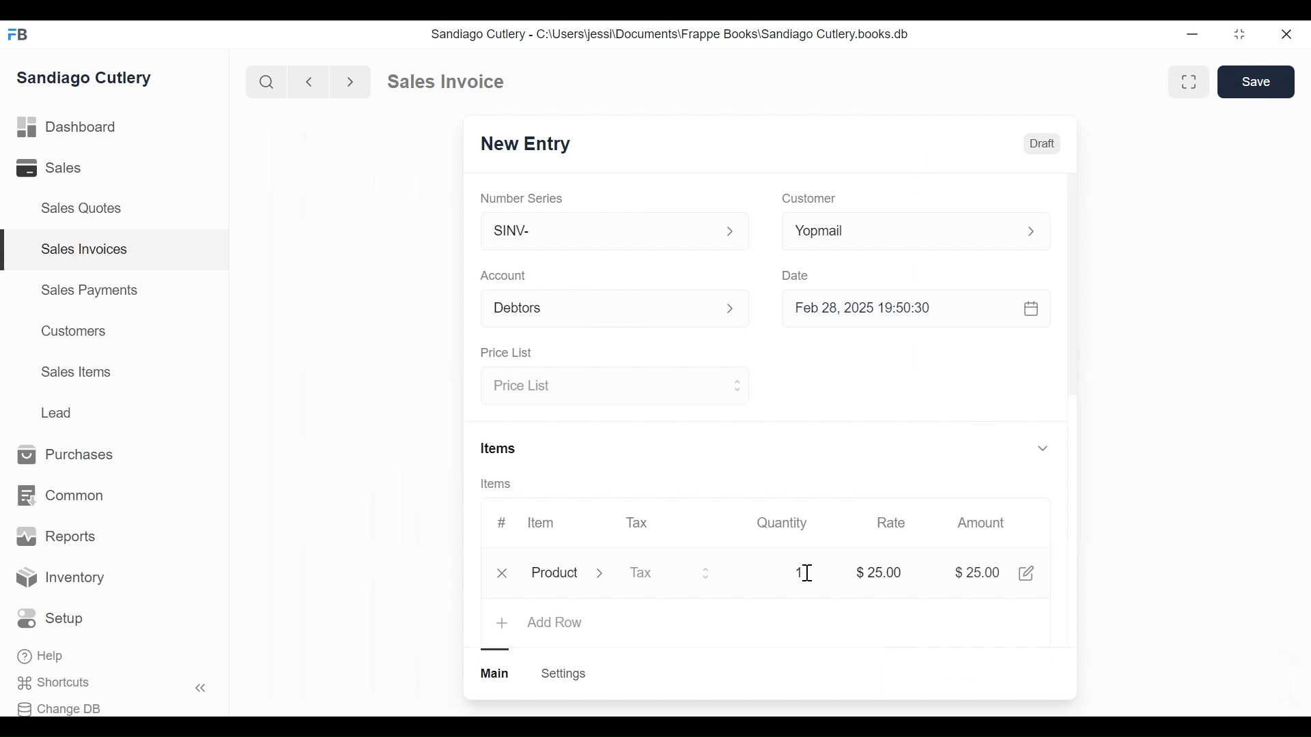 This screenshot has height=737, width=1311. I want to click on Lead, so click(58, 411).